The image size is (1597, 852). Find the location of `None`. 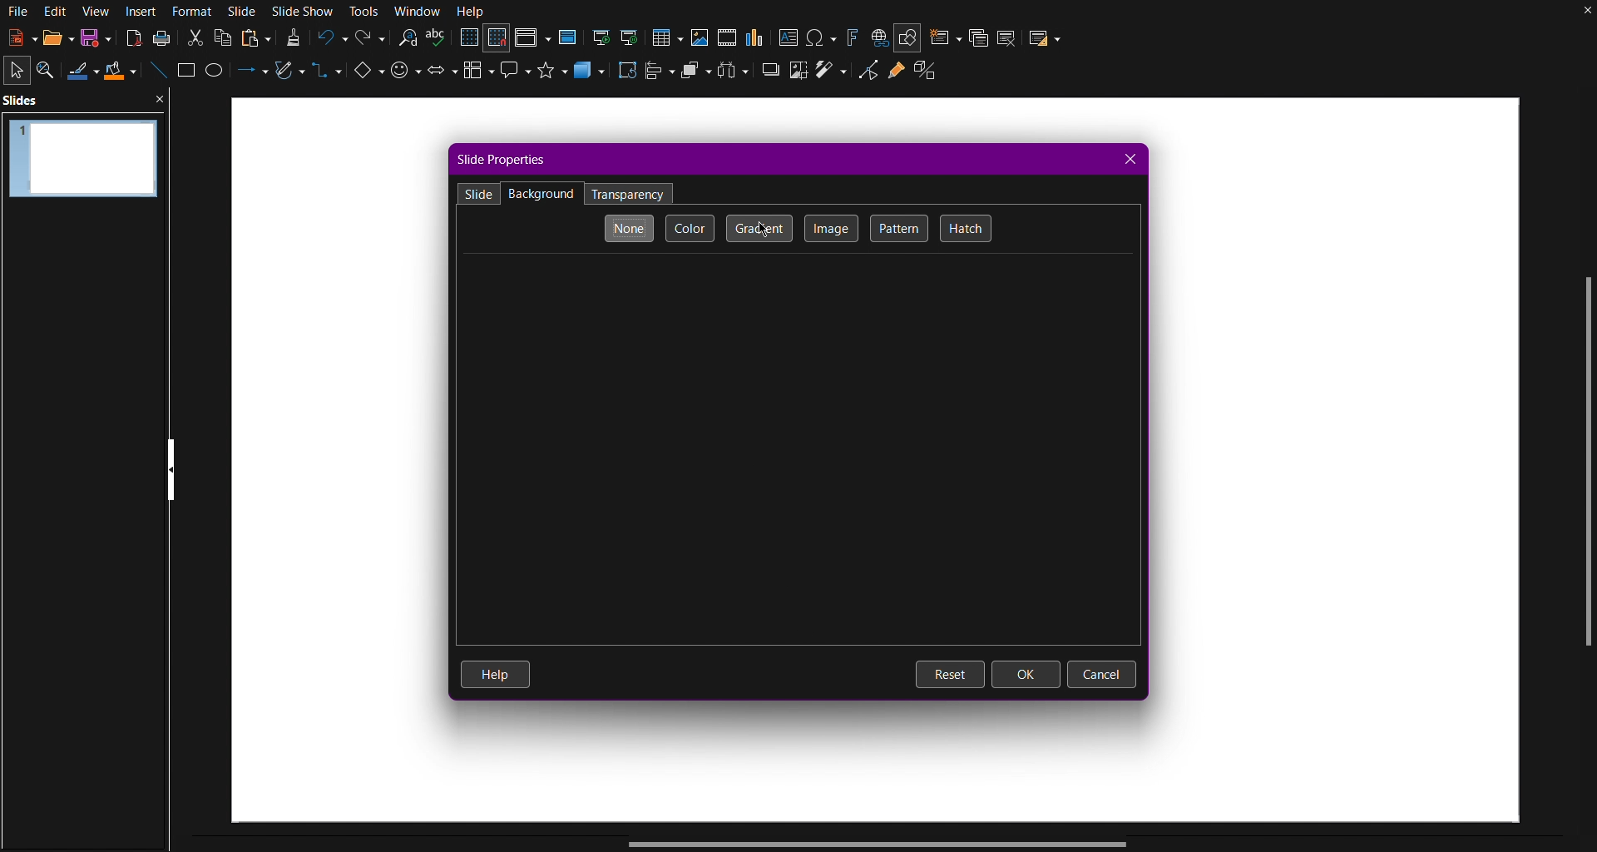

None is located at coordinates (630, 229).